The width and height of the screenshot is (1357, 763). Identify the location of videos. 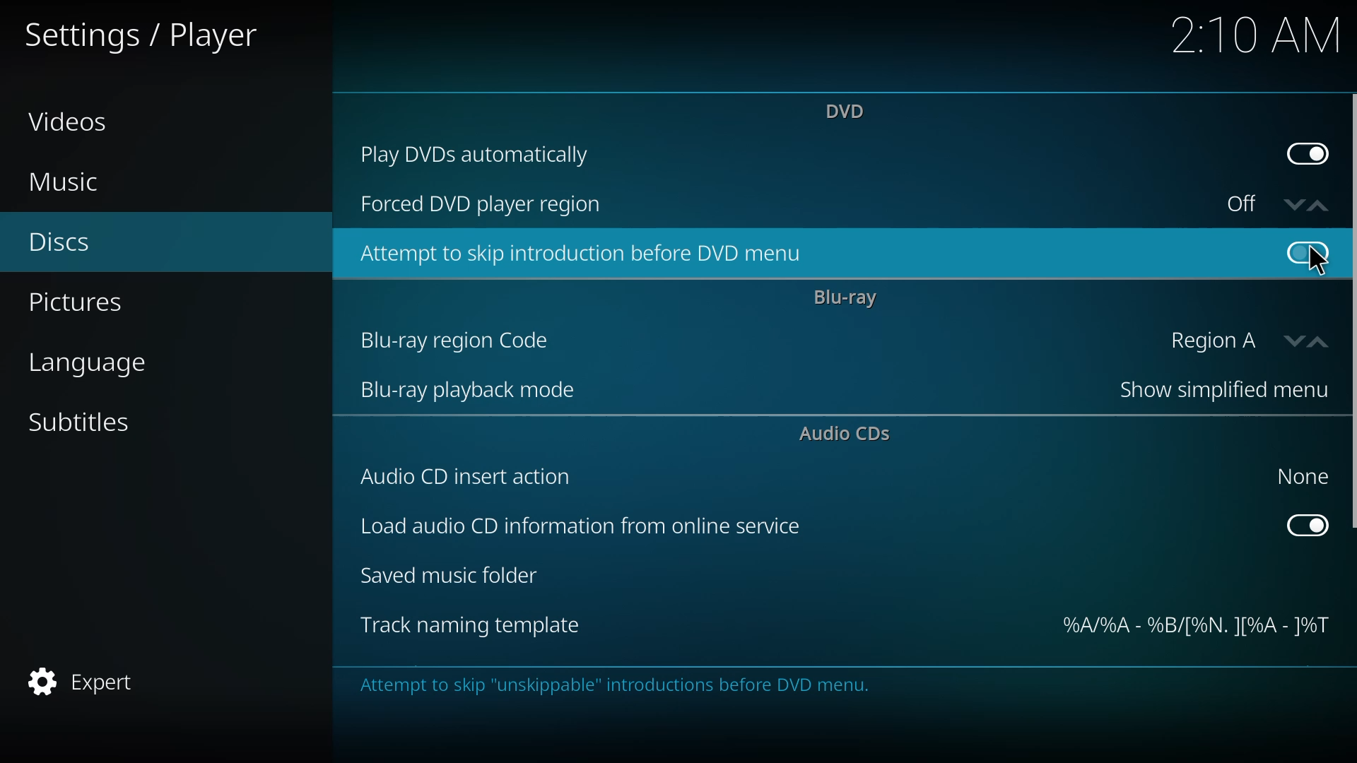
(70, 121).